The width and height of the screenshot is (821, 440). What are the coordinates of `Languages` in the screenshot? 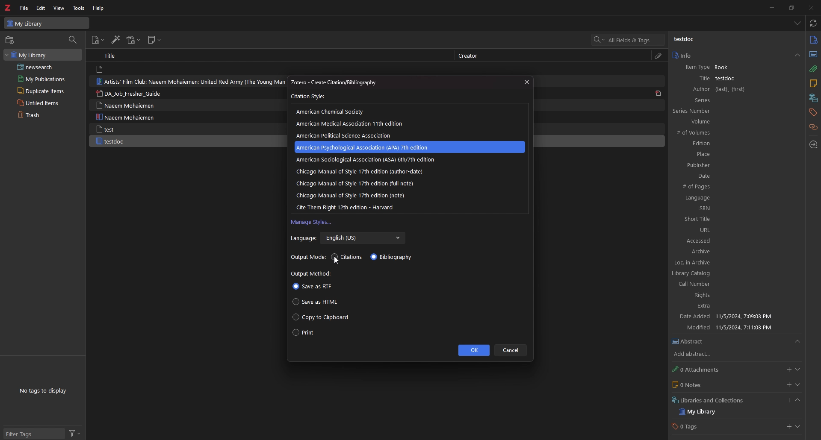 It's located at (732, 198).